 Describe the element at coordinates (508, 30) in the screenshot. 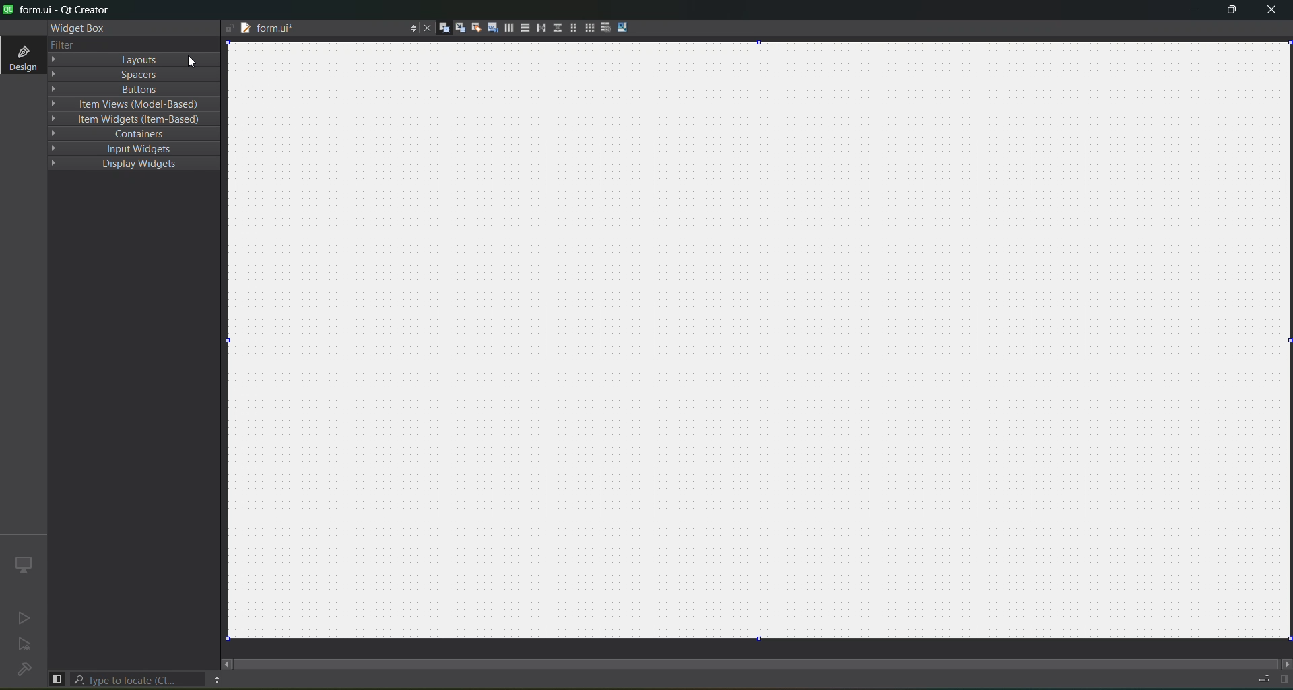

I see `horizontal layoutt` at that location.